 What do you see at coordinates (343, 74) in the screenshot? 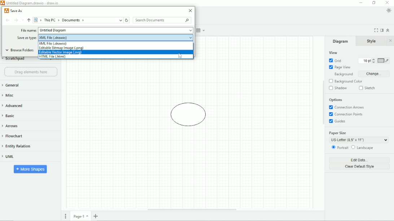
I see `Background` at bounding box center [343, 74].